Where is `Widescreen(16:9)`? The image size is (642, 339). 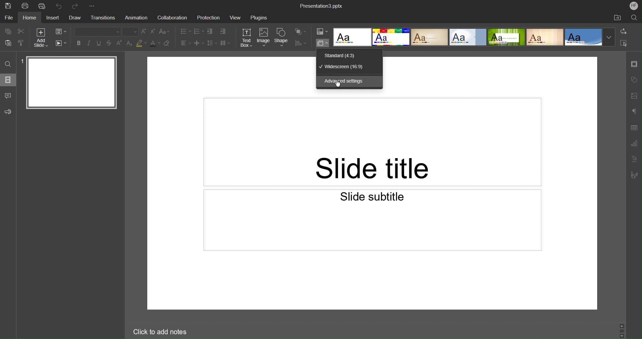
Widescreen(16:9) is located at coordinates (344, 68).